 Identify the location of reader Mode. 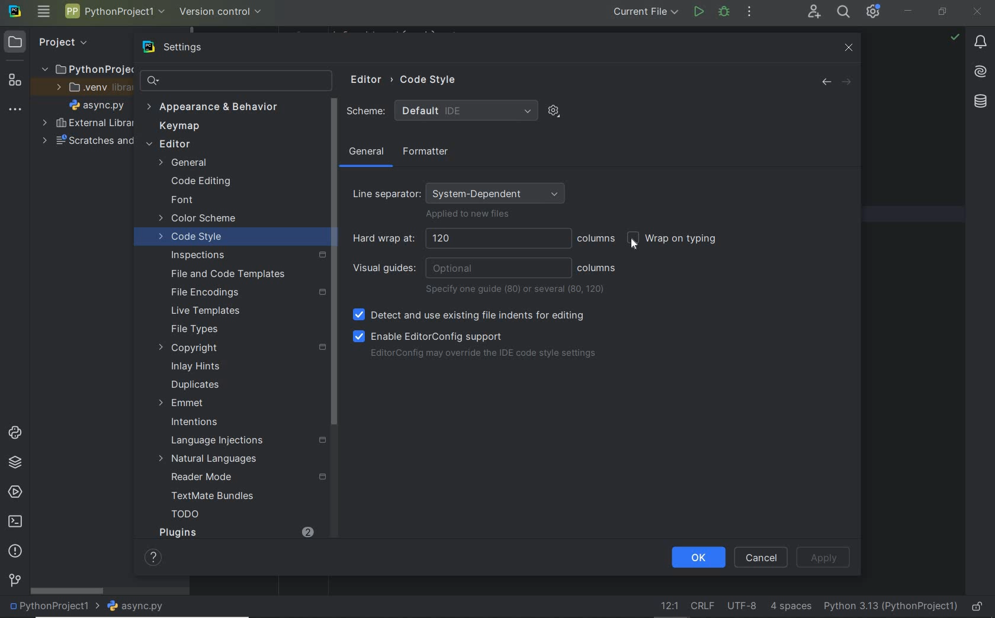
(241, 478).